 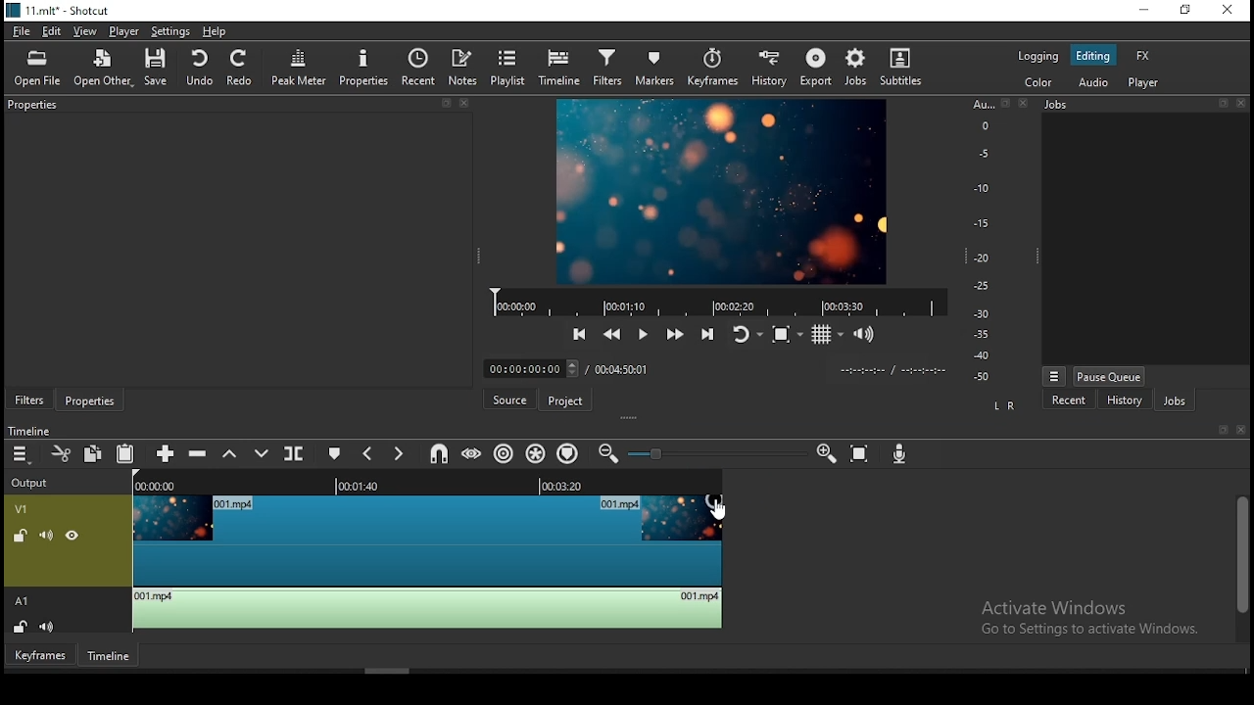 What do you see at coordinates (817, 65) in the screenshot?
I see `export` at bounding box center [817, 65].